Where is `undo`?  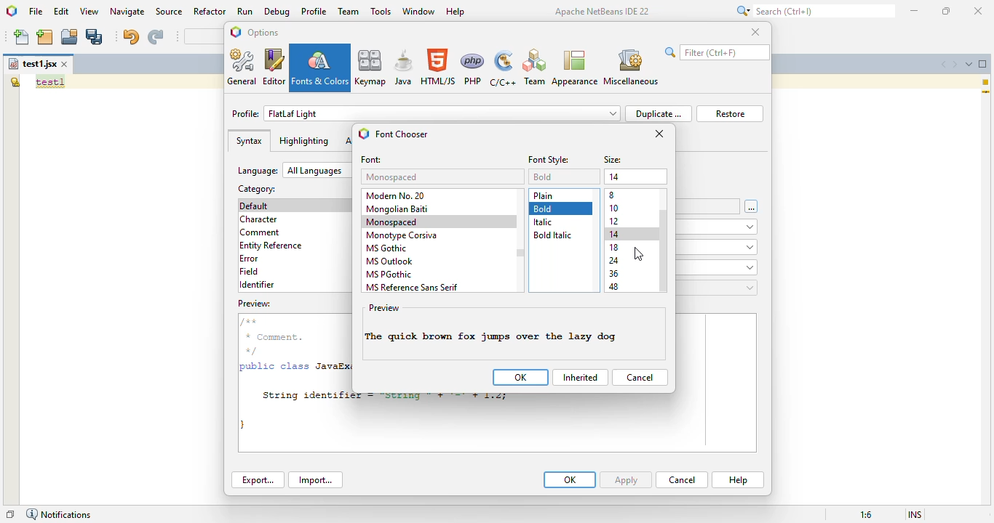 undo is located at coordinates (130, 36).